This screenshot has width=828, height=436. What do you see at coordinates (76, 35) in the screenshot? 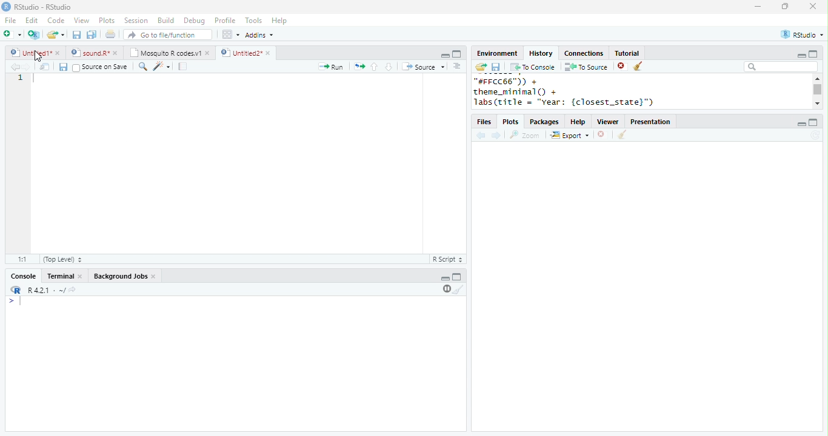
I see `save` at bounding box center [76, 35].